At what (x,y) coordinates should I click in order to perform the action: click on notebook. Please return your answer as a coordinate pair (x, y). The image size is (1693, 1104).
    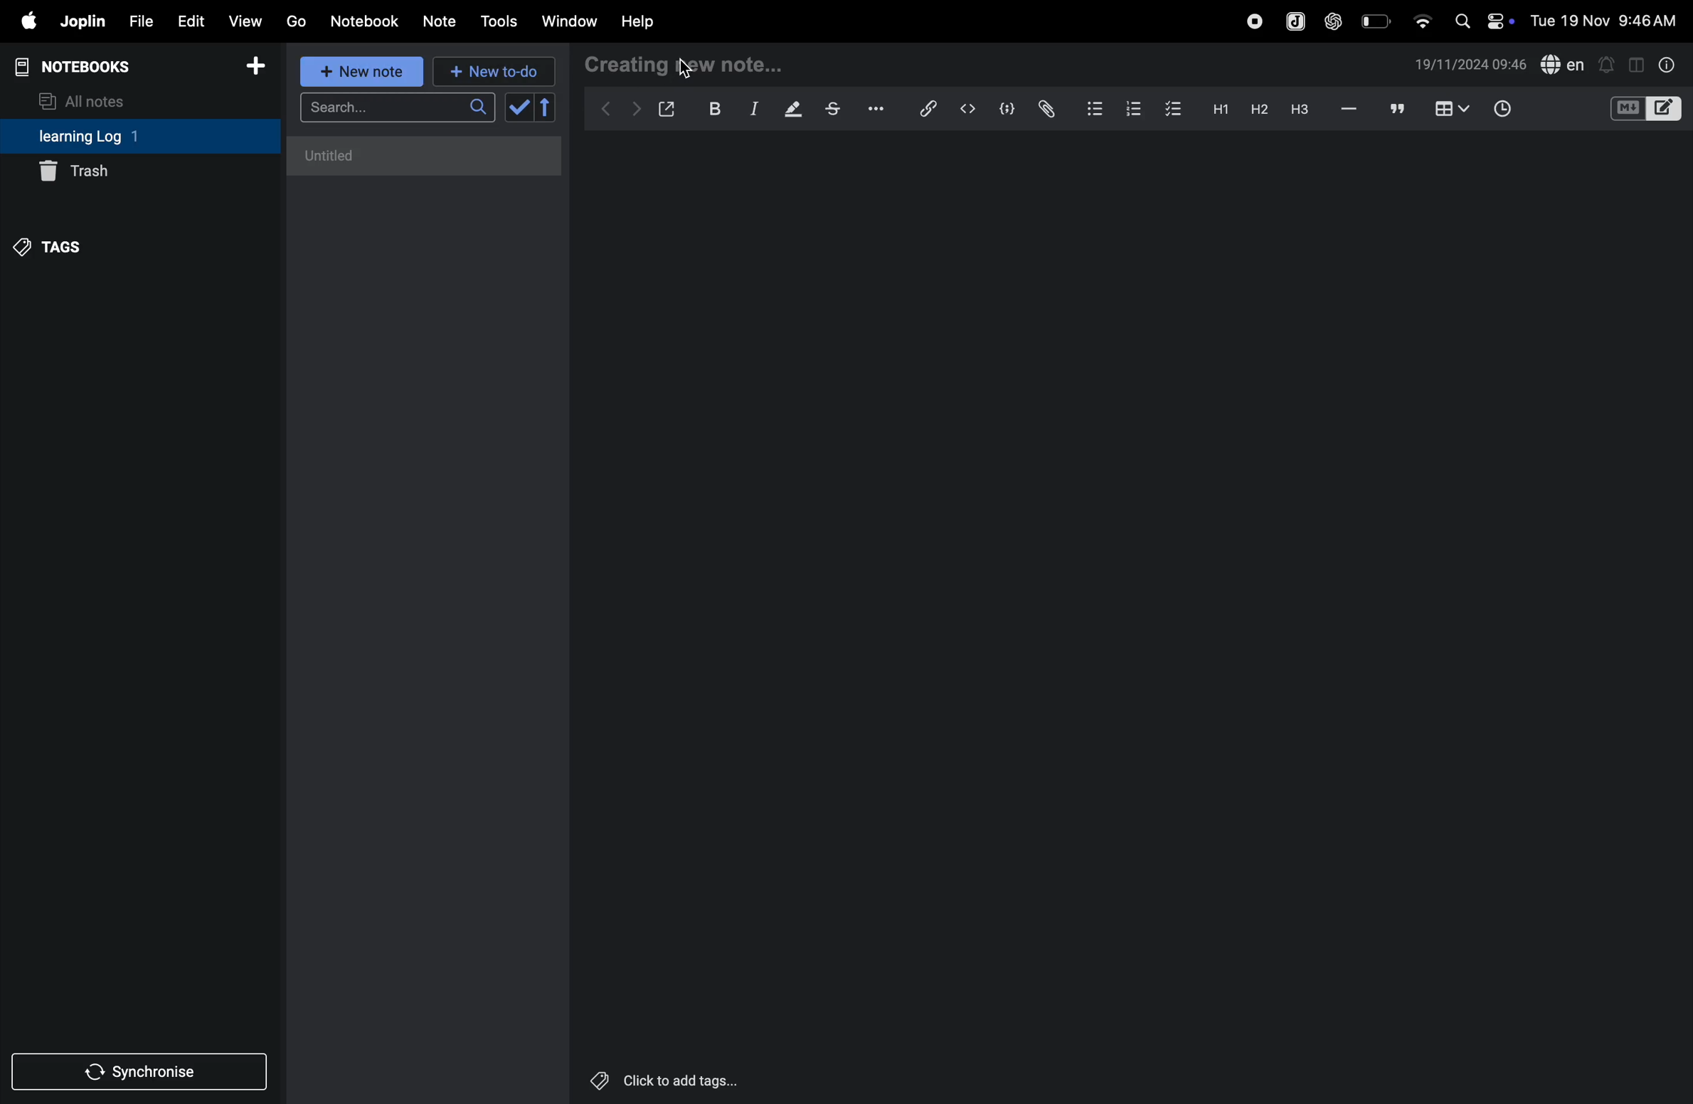
    Looking at the image, I should click on (366, 20).